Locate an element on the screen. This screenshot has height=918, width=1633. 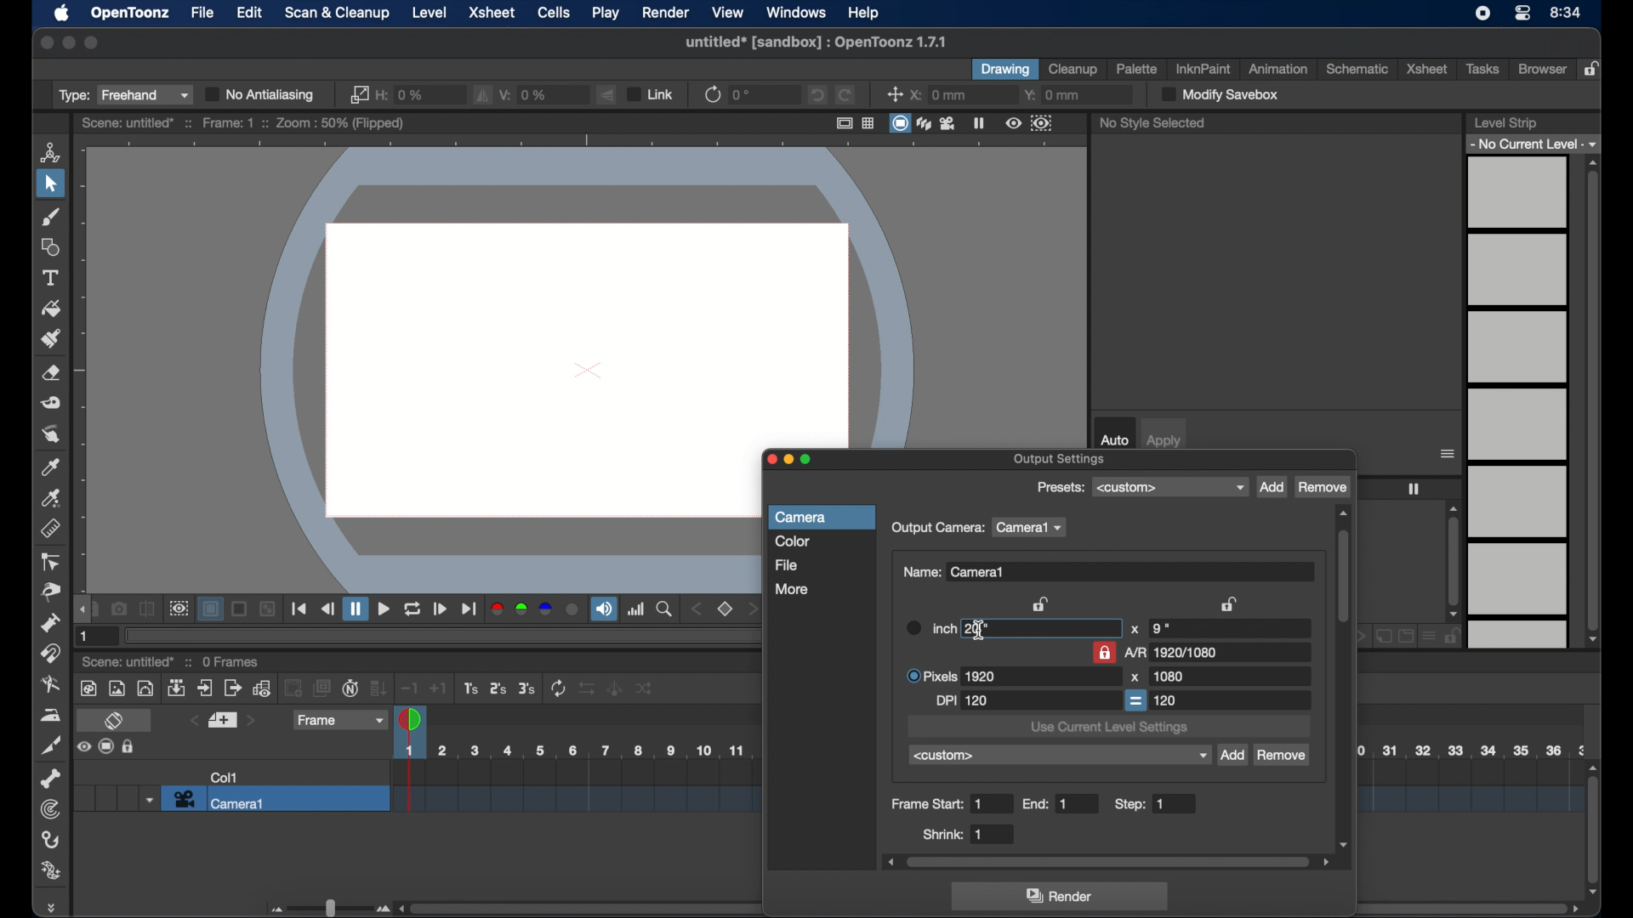
level is located at coordinates (430, 13).